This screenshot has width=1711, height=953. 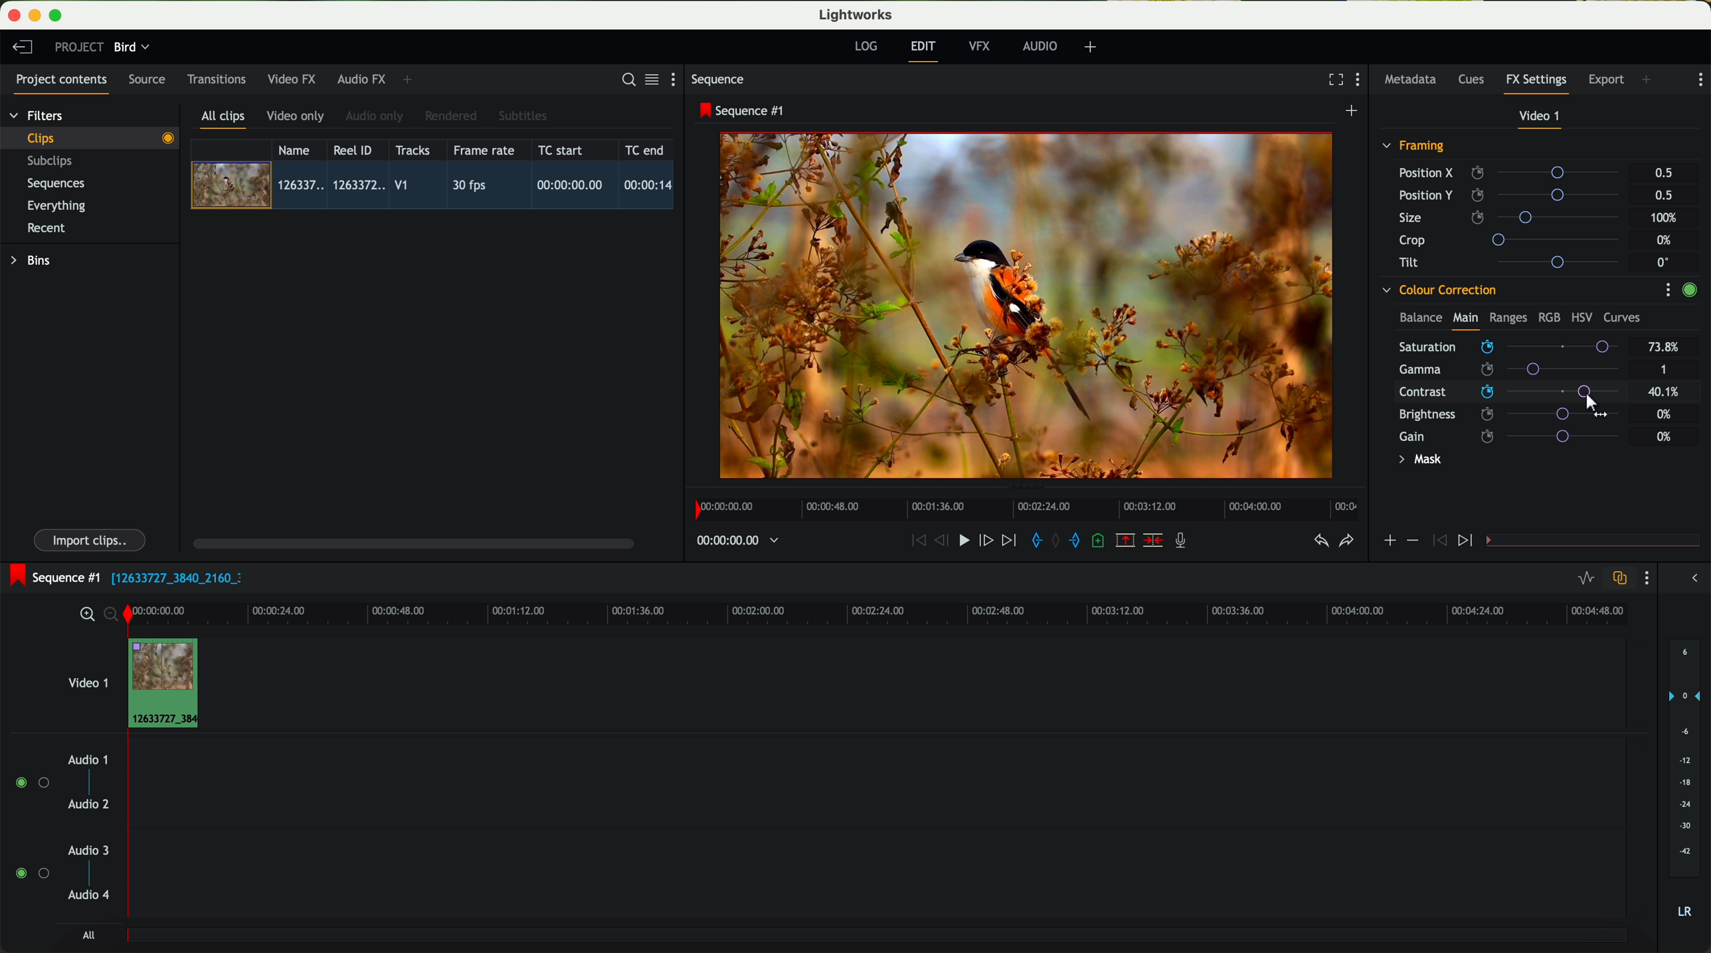 What do you see at coordinates (1153, 541) in the screenshot?
I see `delete/cut` at bounding box center [1153, 541].